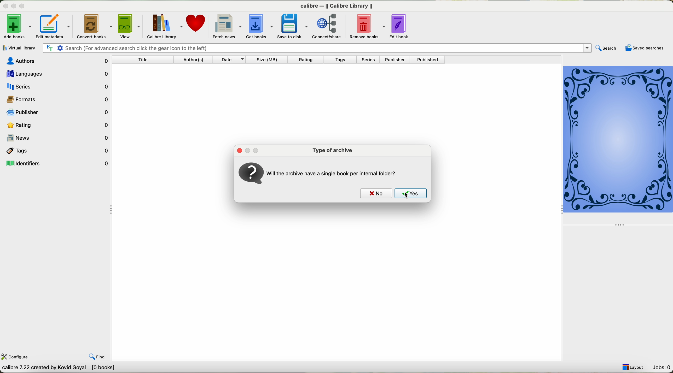 This screenshot has height=373, width=673. I want to click on calibre-II Callibre Library II, so click(335, 5).